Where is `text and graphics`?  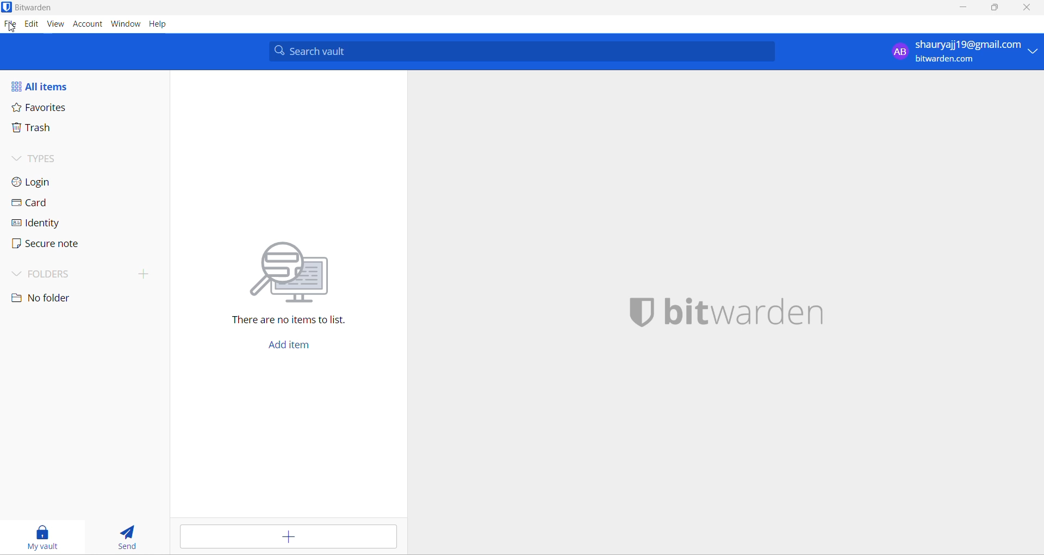
text and graphics is located at coordinates (295, 280).